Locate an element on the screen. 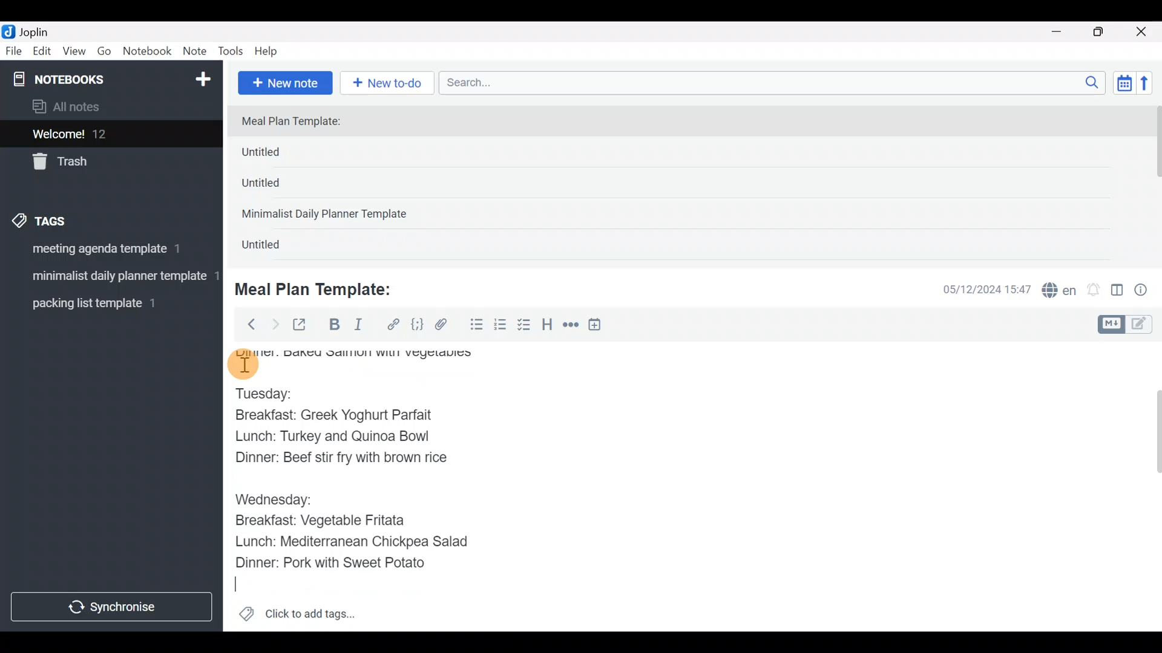 The height and width of the screenshot is (653, 1162). Close is located at coordinates (1143, 33).